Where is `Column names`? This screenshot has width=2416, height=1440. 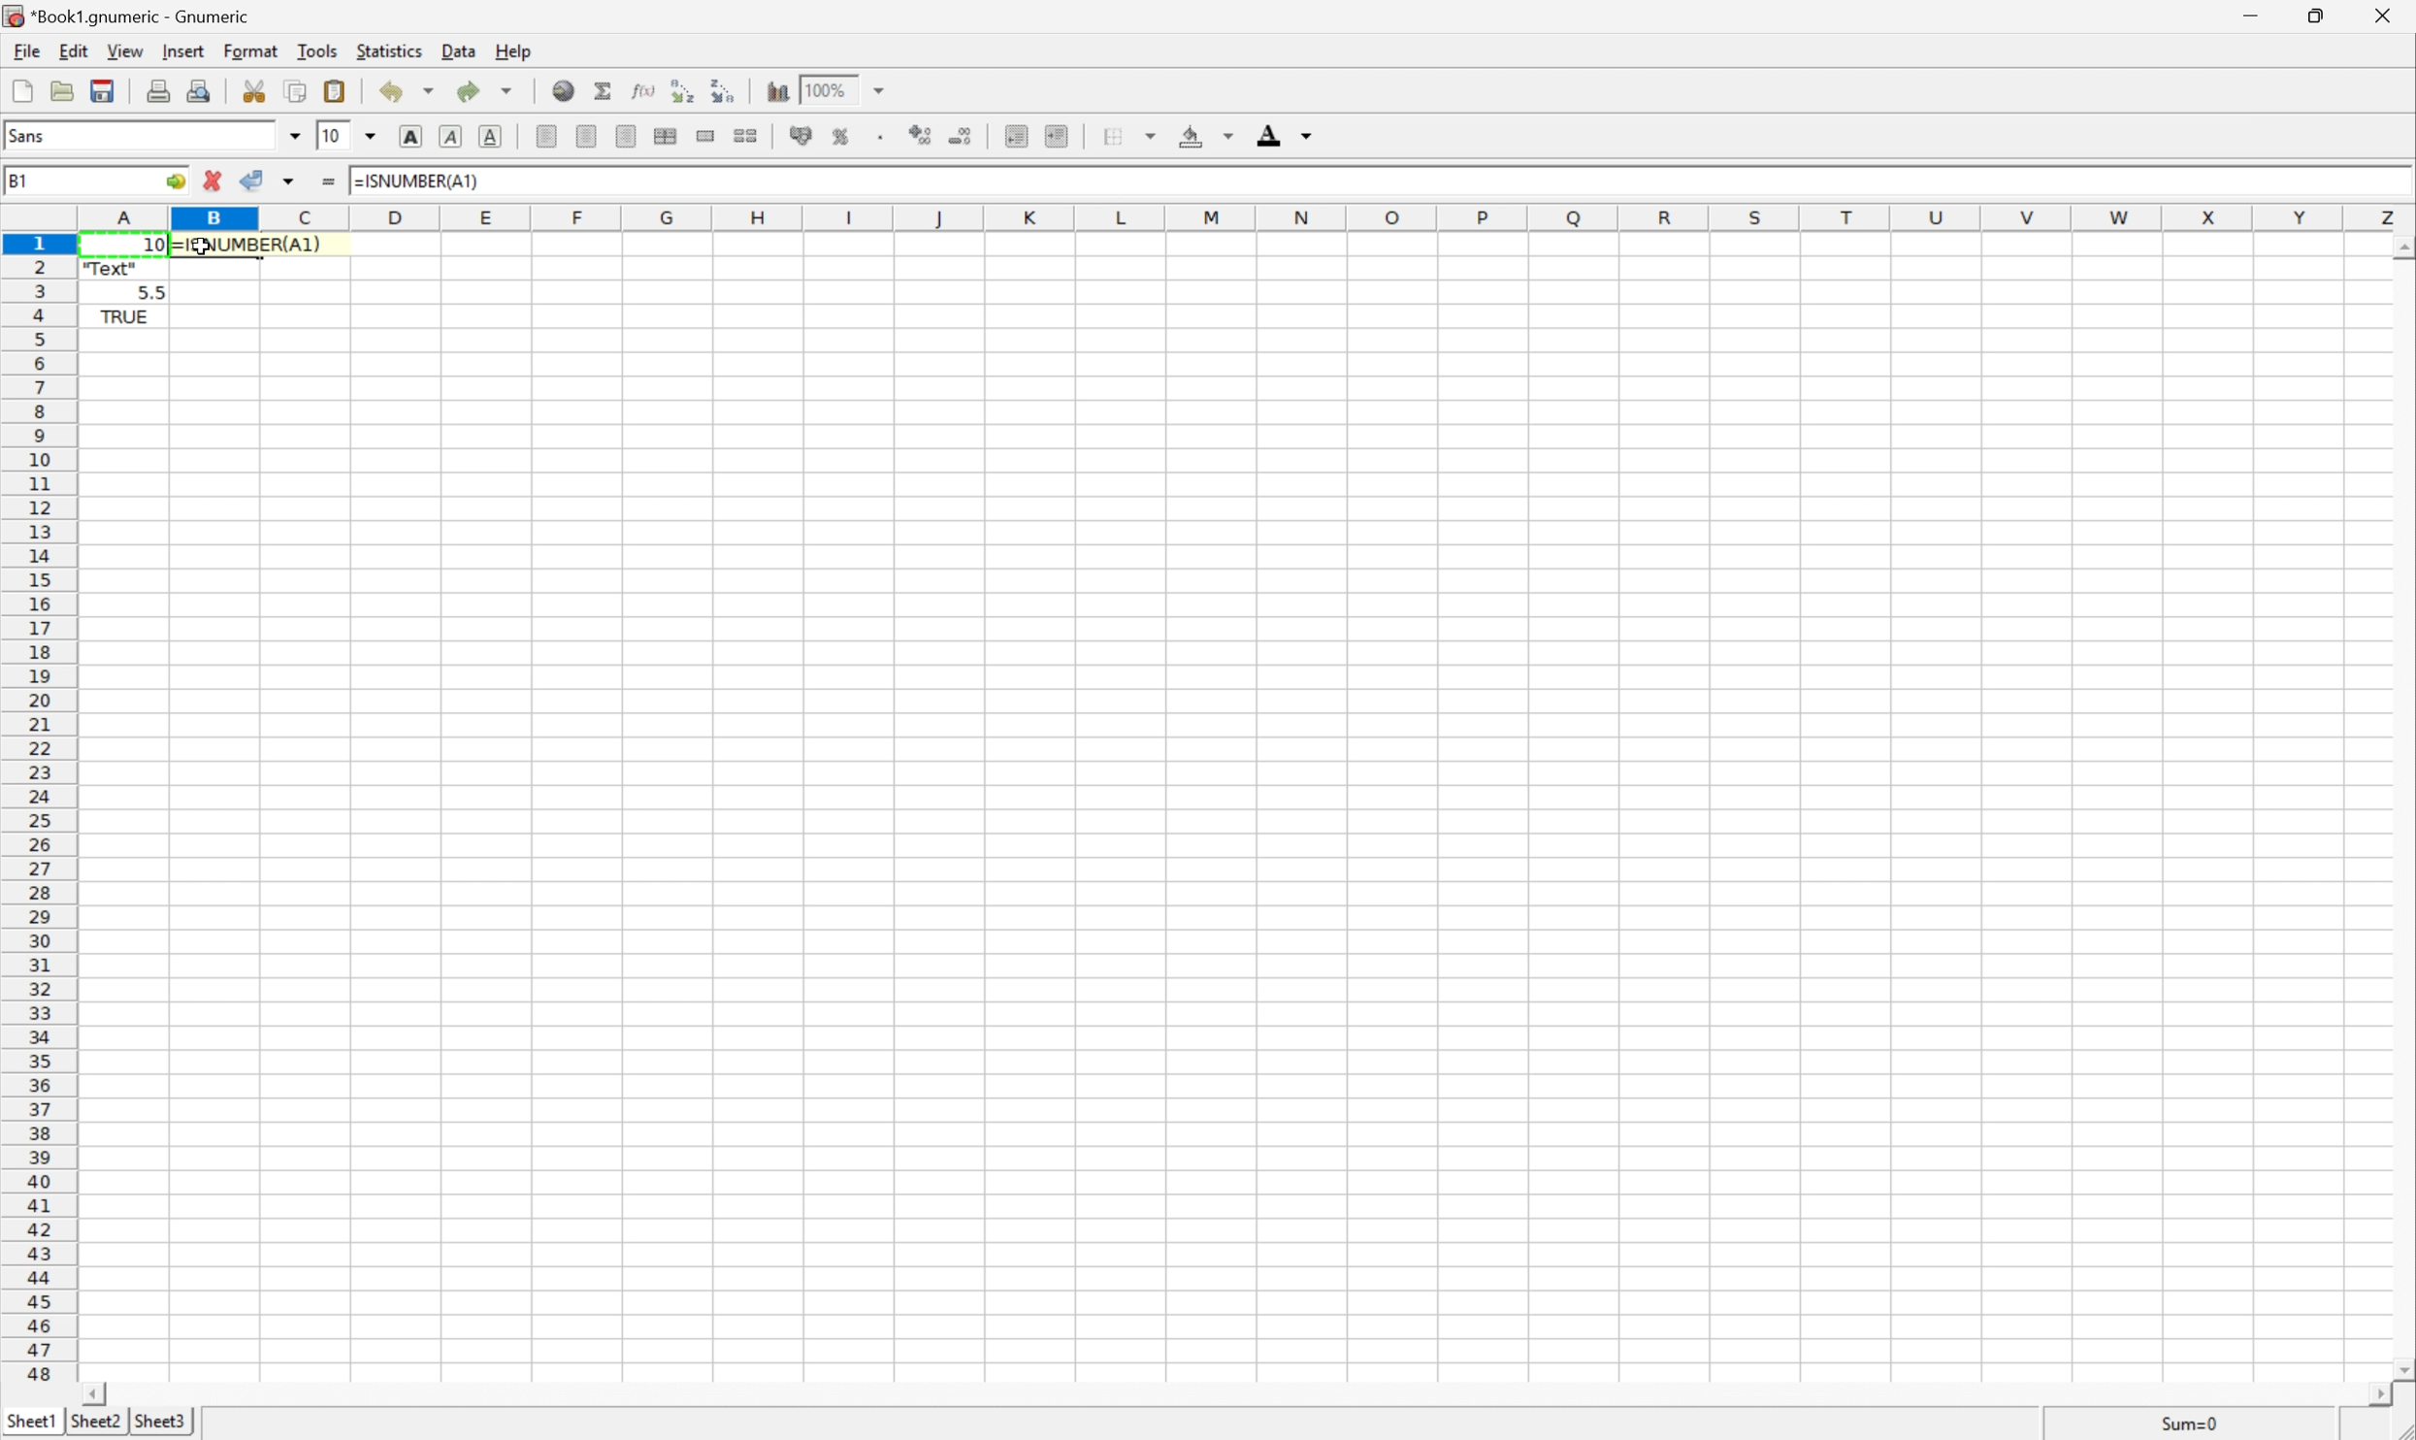 Column names is located at coordinates (1246, 217).